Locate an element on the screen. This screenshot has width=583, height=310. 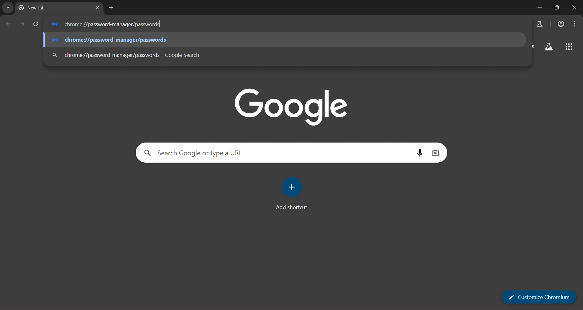
minimize is located at coordinates (539, 8).